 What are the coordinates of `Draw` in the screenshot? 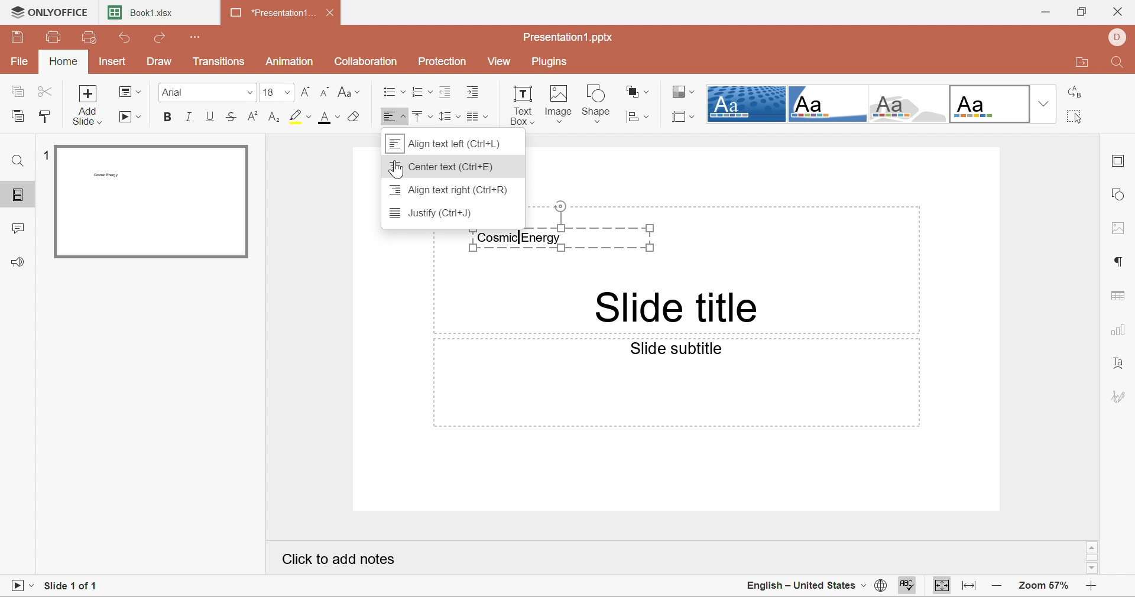 It's located at (159, 62).